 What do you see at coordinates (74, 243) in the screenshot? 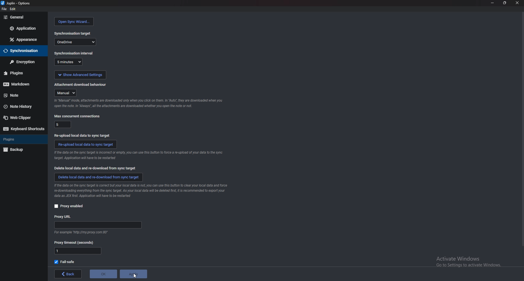
I see `proxy timeout` at bounding box center [74, 243].